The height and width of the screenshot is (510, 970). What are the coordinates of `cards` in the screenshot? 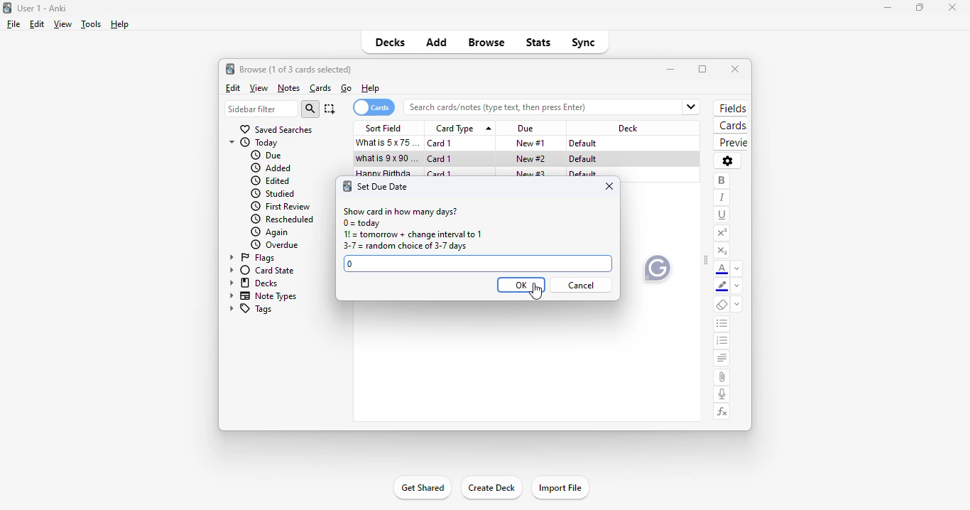 It's located at (731, 125).